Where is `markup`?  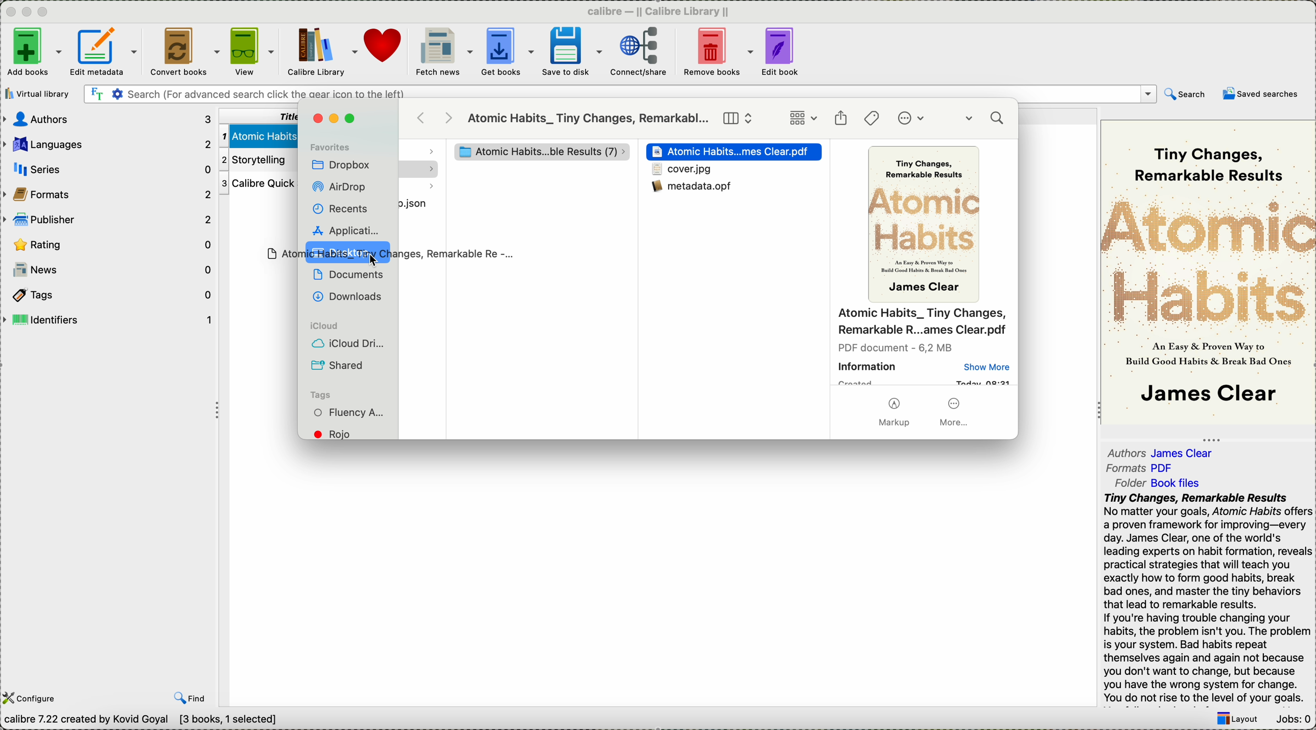
markup is located at coordinates (894, 414).